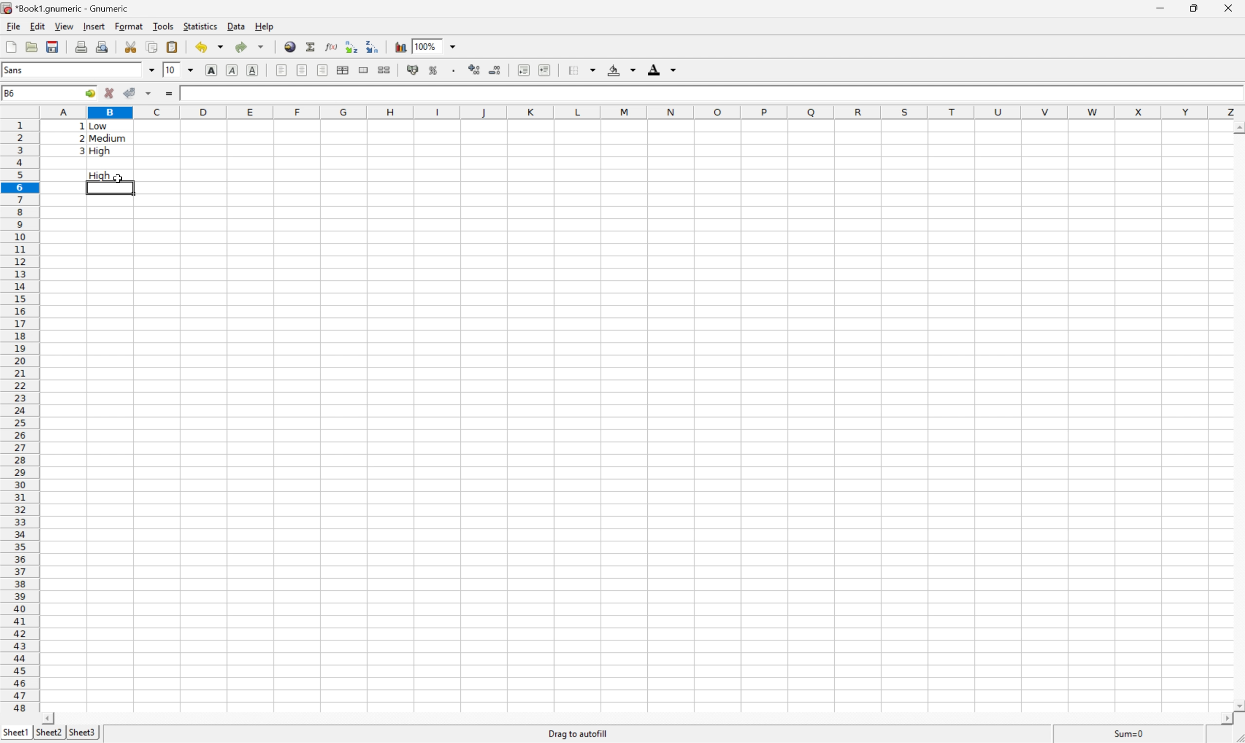 The image size is (1245, 743). What do you see at coordinates (249, 46) in the screenshot?
I see `Redo` at bounding box center [249, 46].